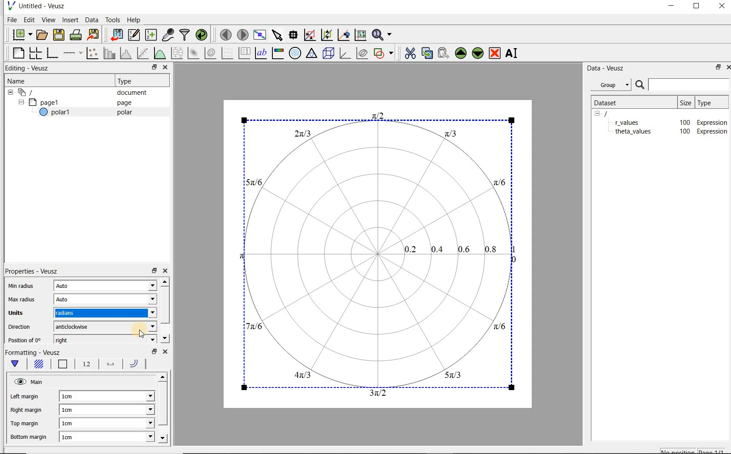  What do you see at coordinates (122, 103) in the screenshot?
I see `page` at bounding box center [122, 103].